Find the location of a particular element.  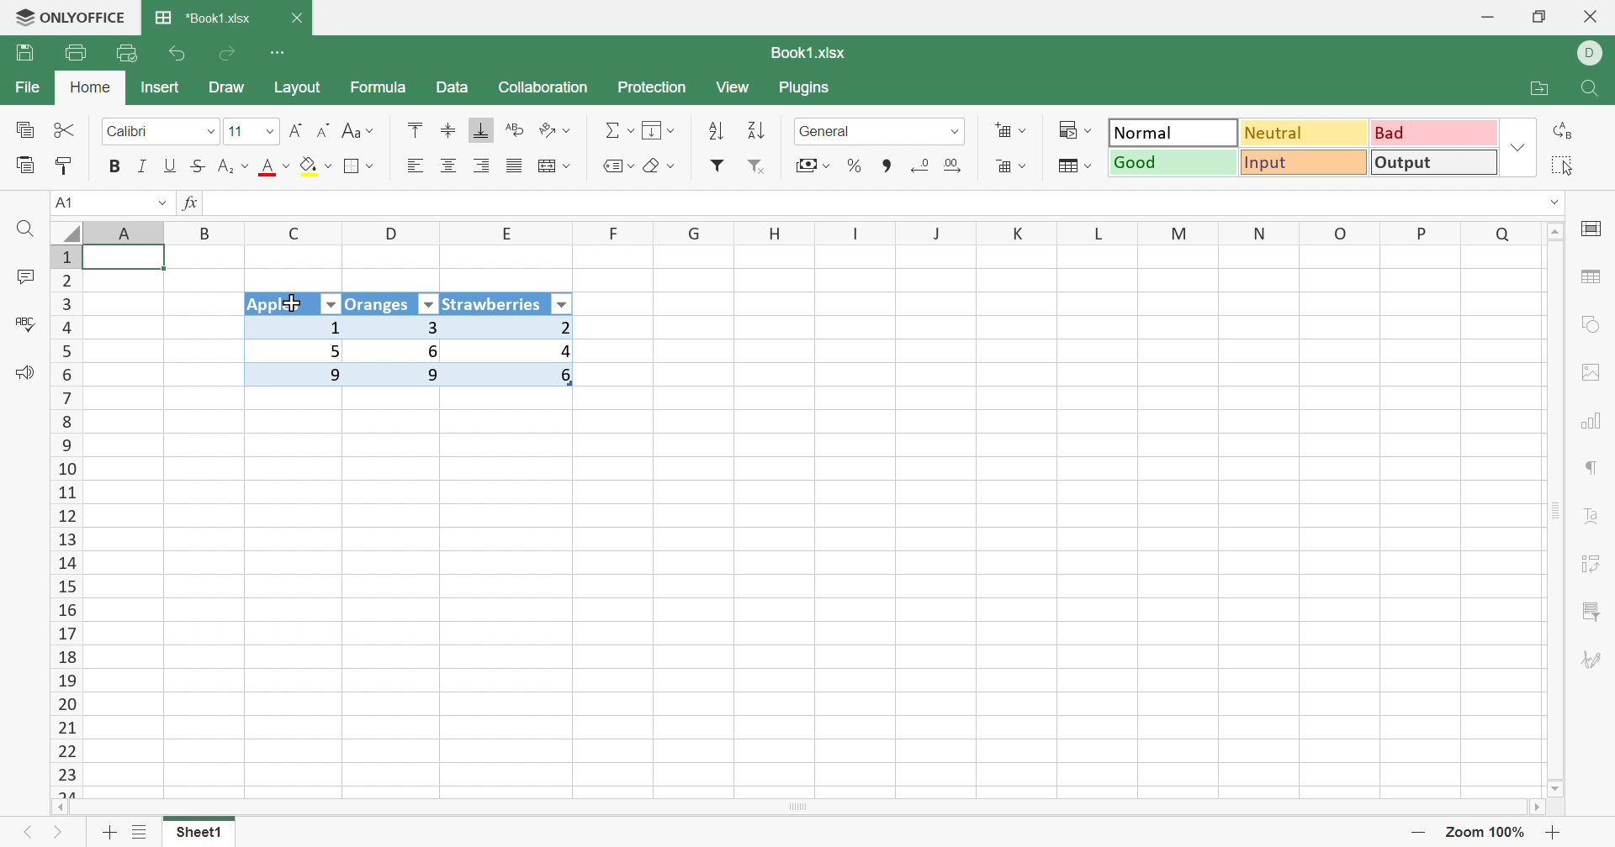

Zoom out is located at coordinates (1420, 832).